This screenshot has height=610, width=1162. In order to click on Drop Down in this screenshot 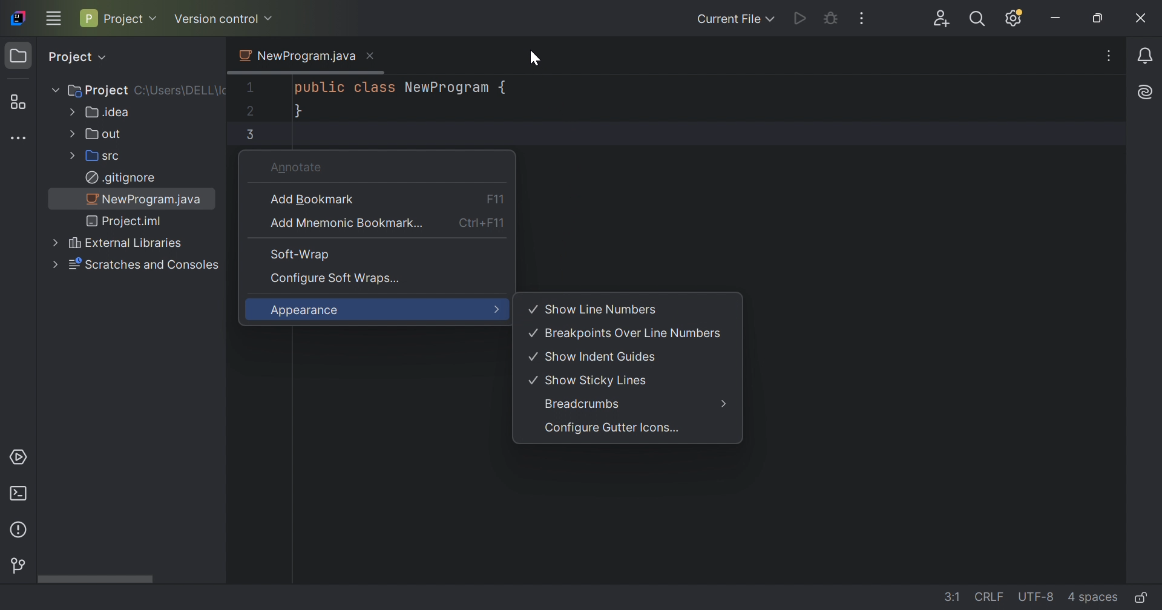, I will do `click(269, 18)`.